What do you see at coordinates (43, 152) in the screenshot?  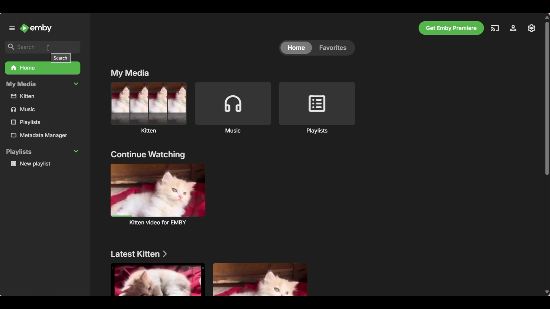 I see `Playlists` at bounding box center [43, 152].